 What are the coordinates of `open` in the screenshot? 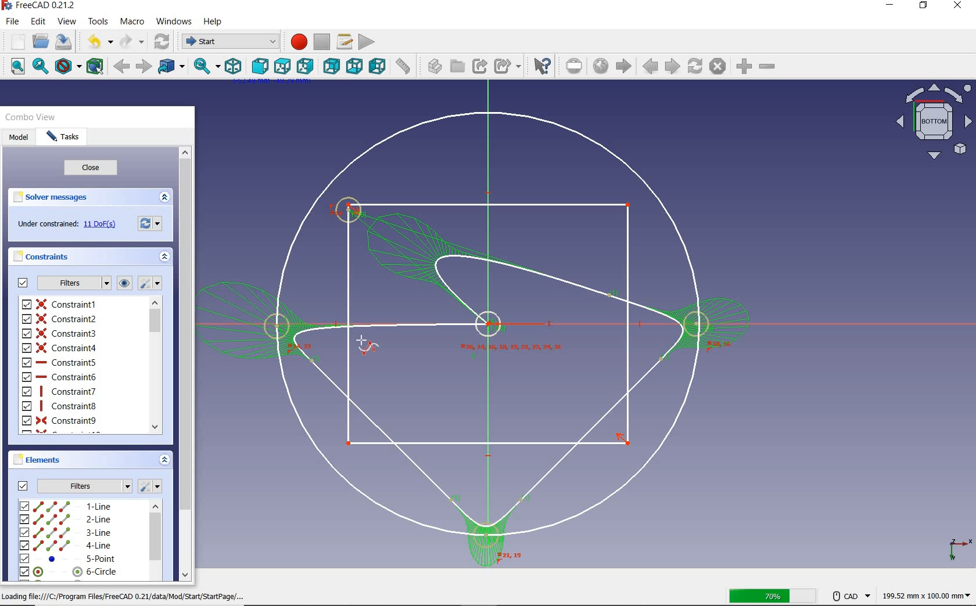 It's located at (41, 43).